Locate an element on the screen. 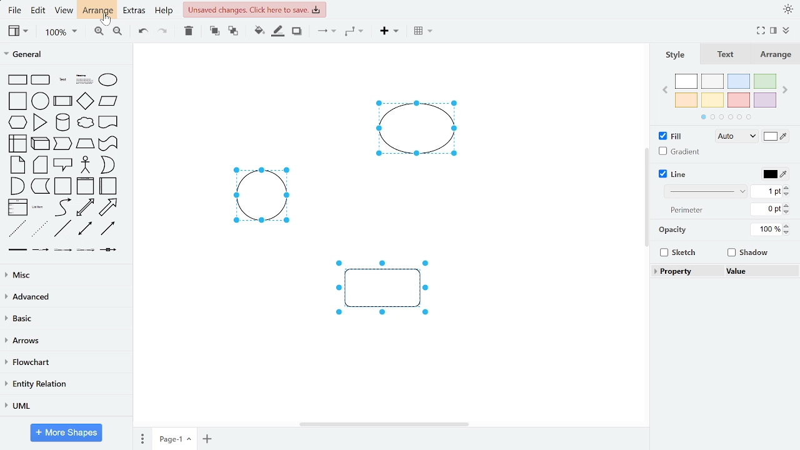 The width and height of the screenshot is (800, 450). zoom in is located at coordinates (99, 32).